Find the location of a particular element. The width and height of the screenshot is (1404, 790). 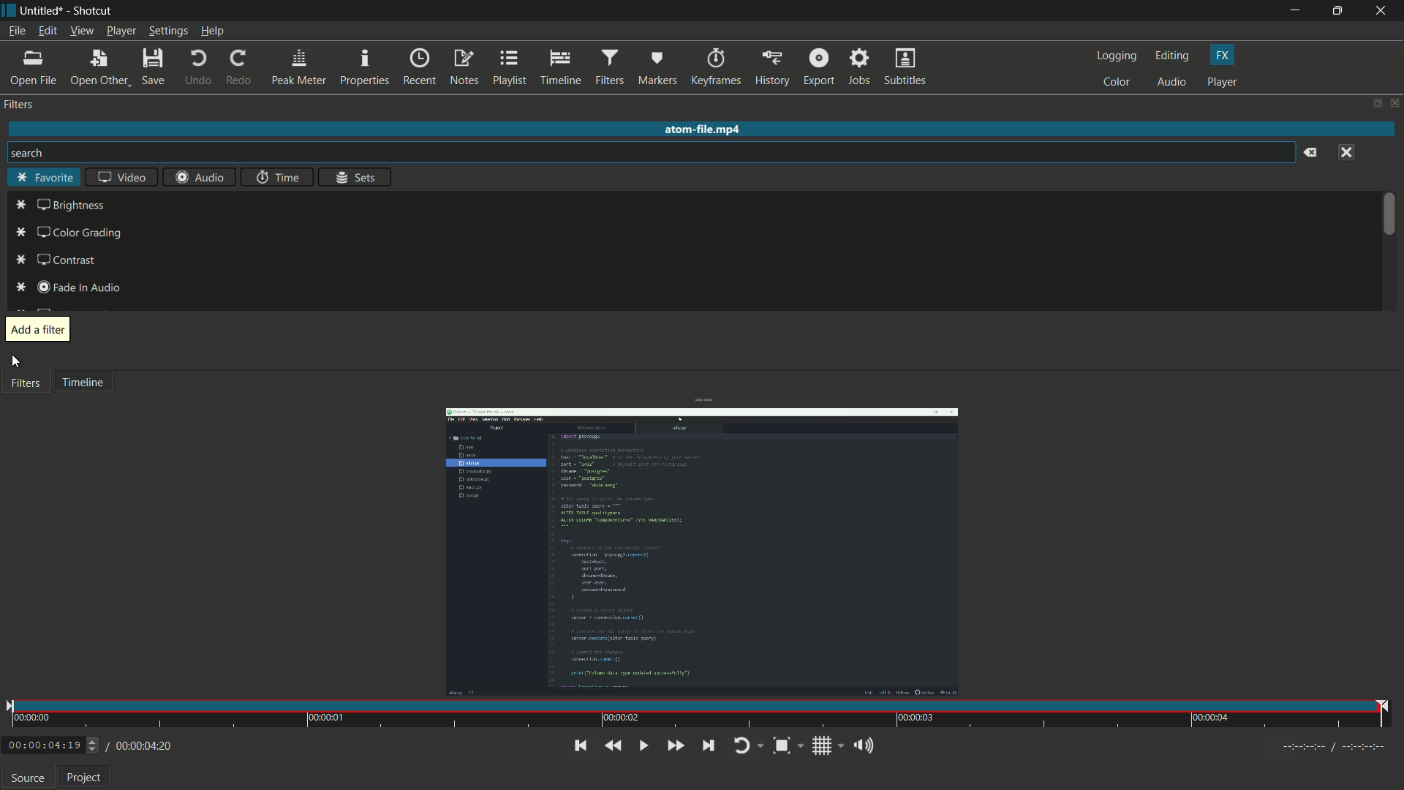

fade in audio is located at coordinates (72, 287).